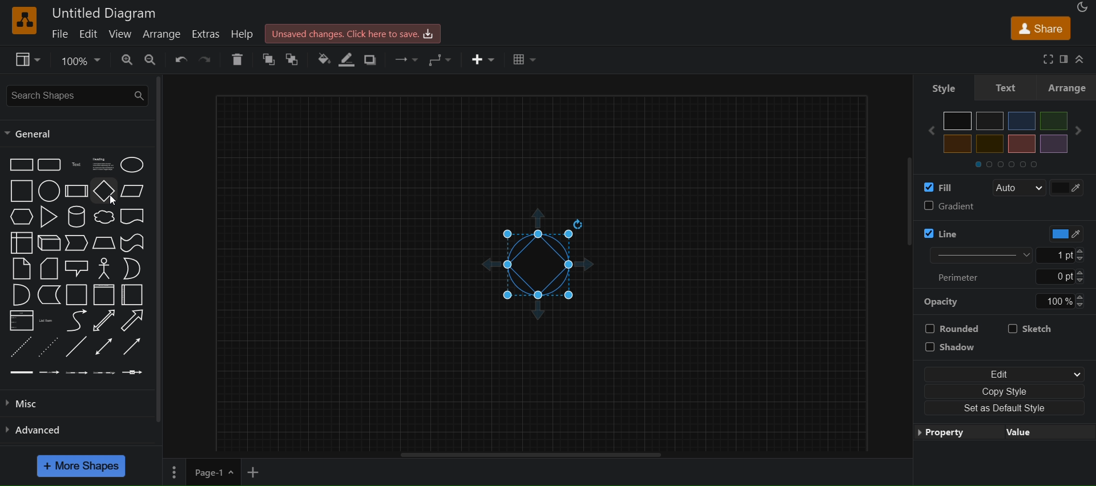 This screenshot has width=1096, height=486. Describe the element at coordinates (1053, 120) in the screenshot. I see `green color` at that location.